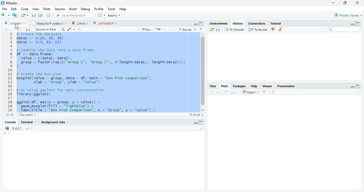 The width and height of the screenshot is (364, 192). What do you see at coordinates (103, 23) in the screenshot?
I see `UntitledR.R*` at bounding box center [103, 23].